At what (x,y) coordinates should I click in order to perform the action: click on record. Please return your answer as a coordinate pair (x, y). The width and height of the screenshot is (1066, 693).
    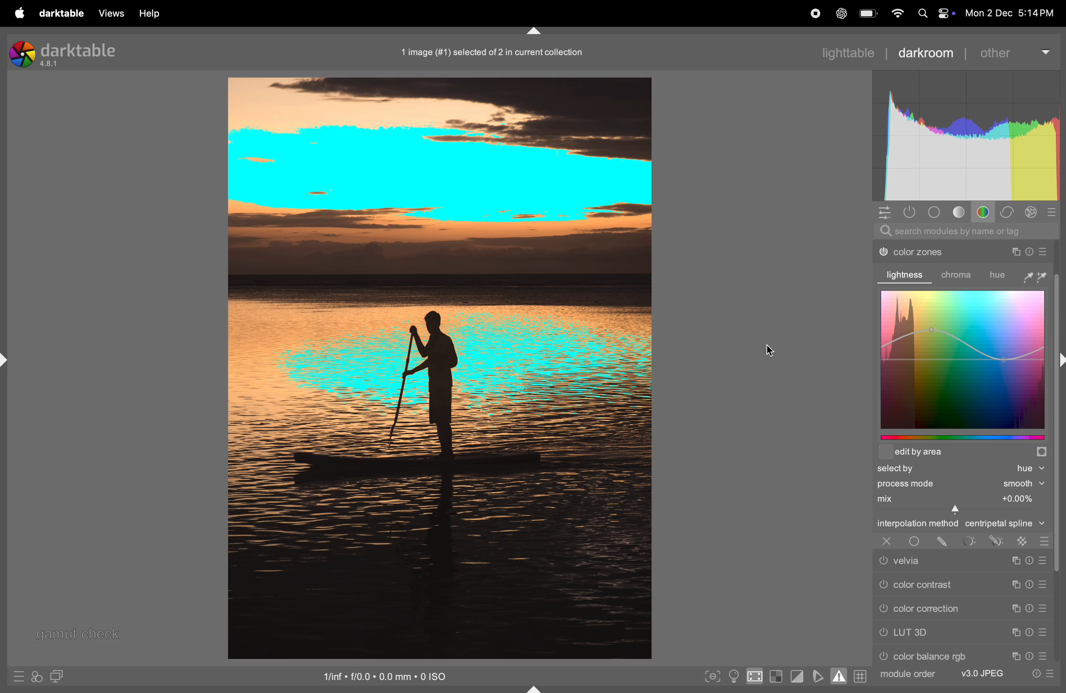
    Looking at the image, I should click on (815, 15).